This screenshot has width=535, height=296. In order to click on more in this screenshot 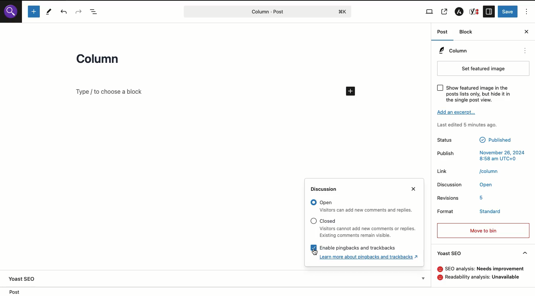, I will do `click(525, 51)`.